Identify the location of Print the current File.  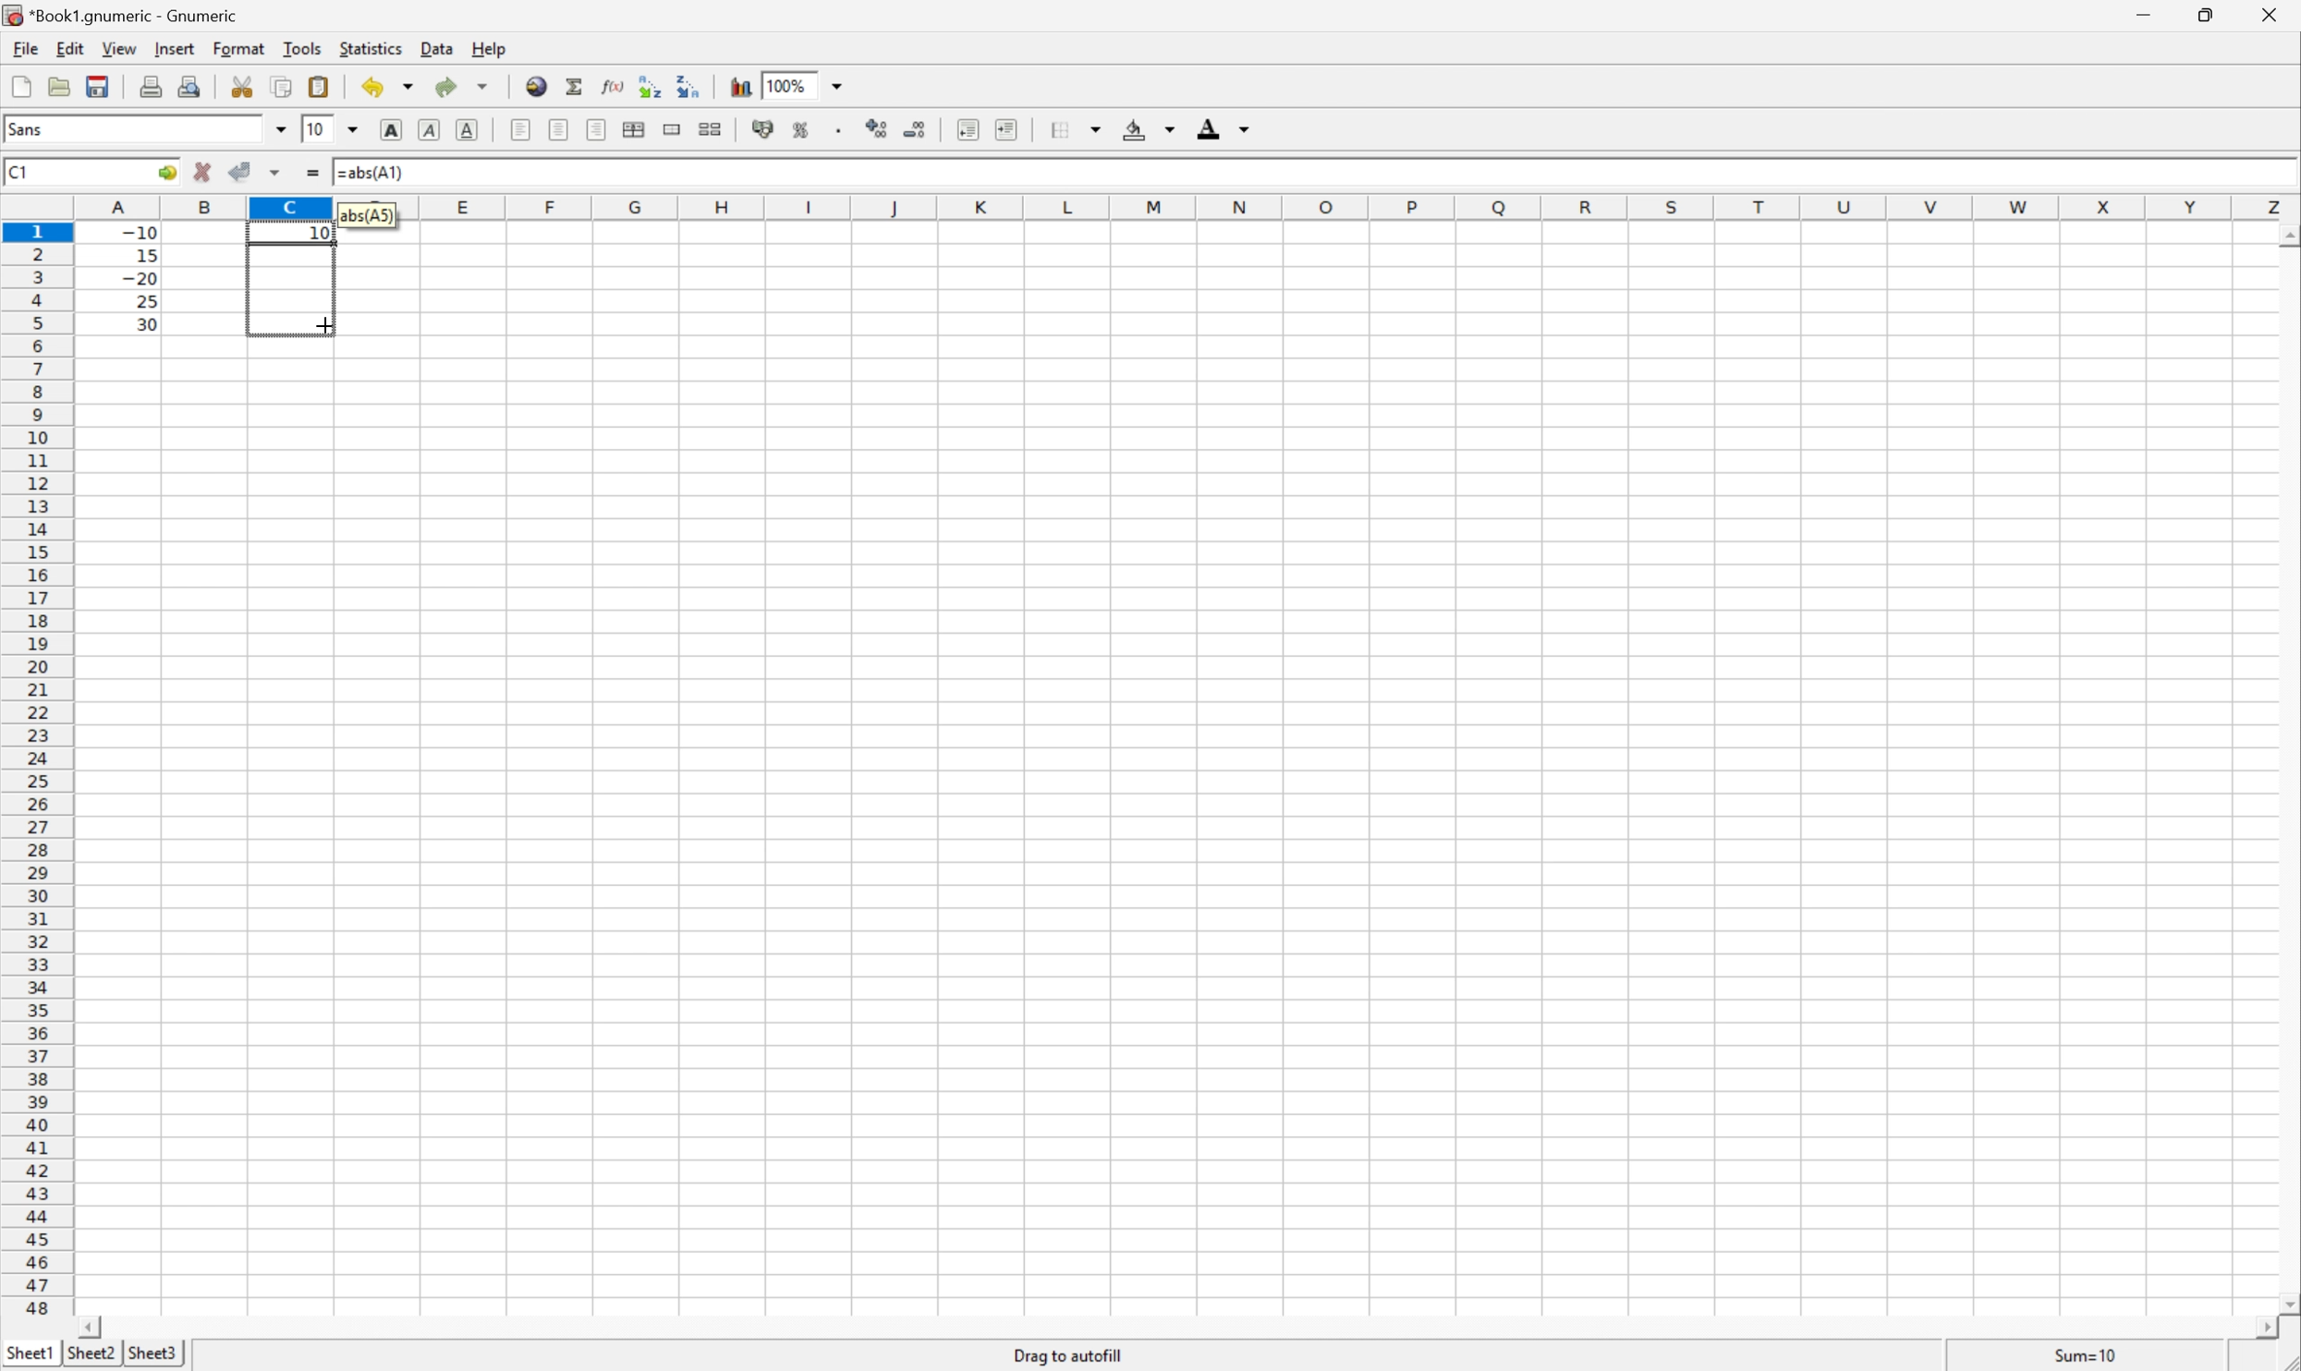
(154, 85).